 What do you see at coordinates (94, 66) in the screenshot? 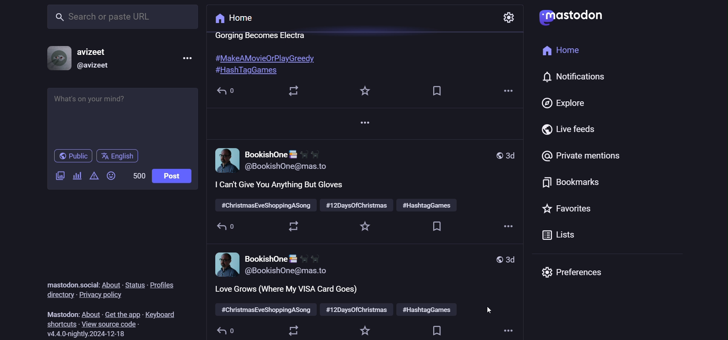
I see `id` at bounding box center [94, 66].